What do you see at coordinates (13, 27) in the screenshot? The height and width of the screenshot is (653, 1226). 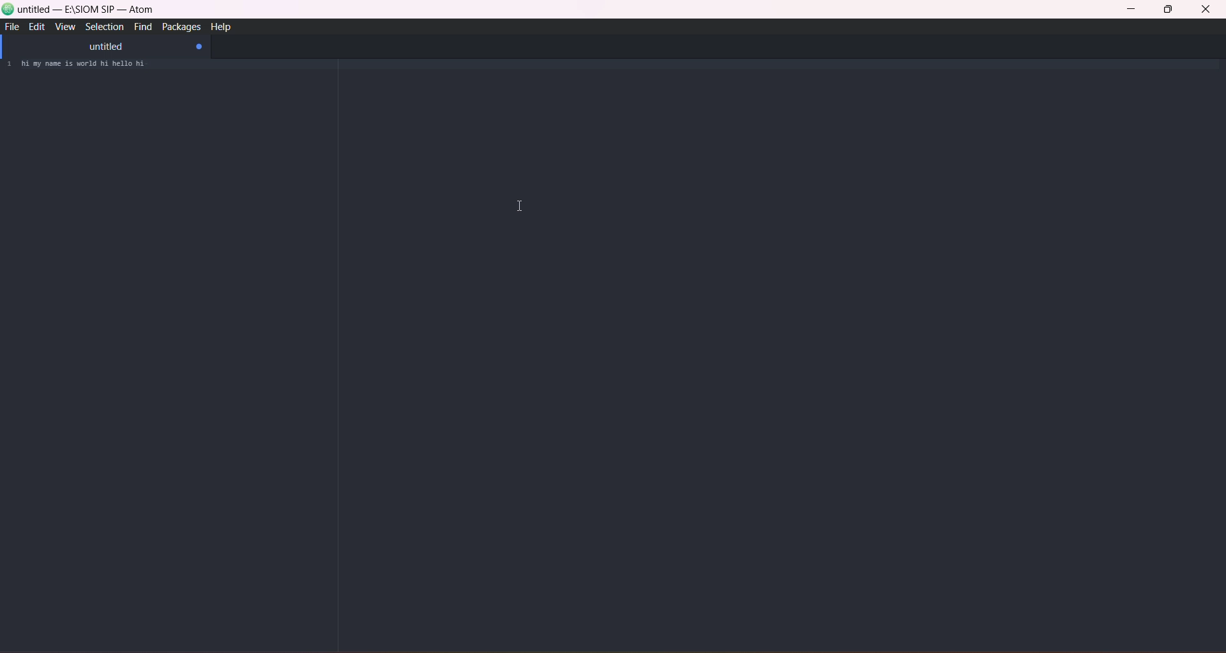 I see `file` at bounding box center [13, 27].